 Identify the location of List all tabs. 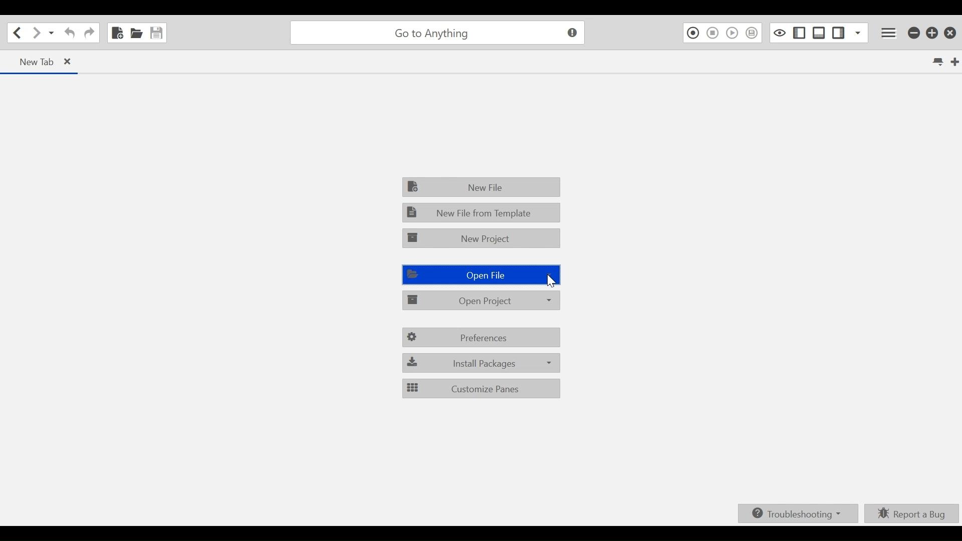
(937, 61).